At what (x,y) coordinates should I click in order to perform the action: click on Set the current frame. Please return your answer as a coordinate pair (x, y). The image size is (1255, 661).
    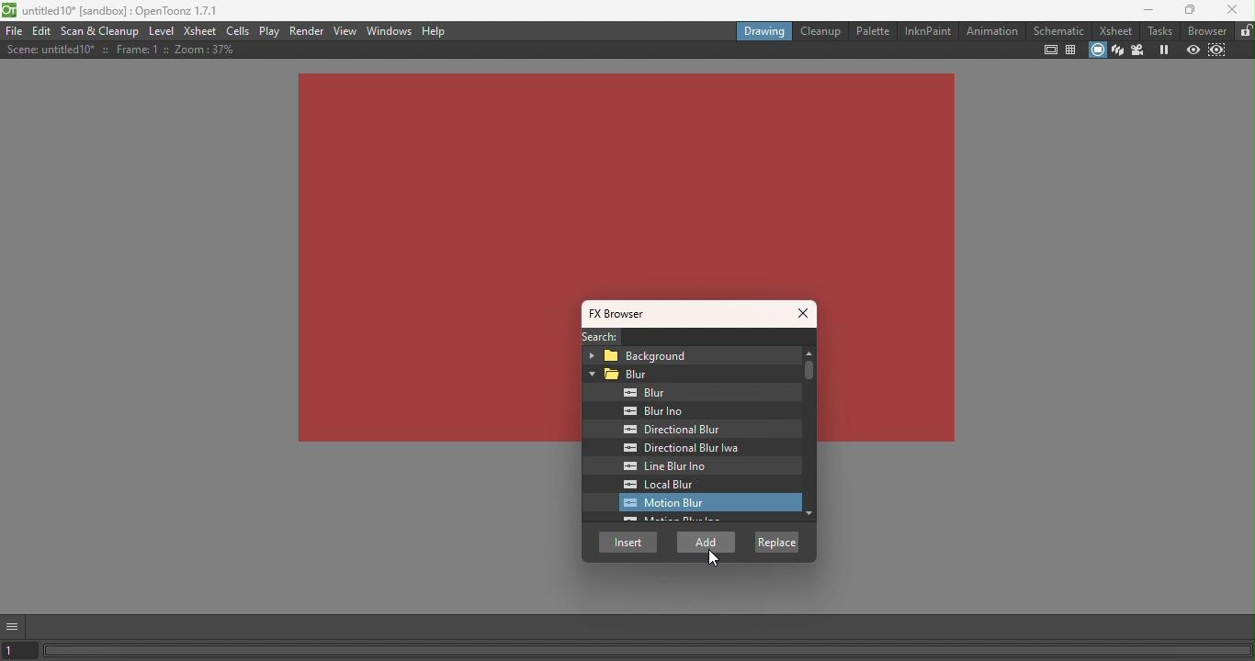
    Looking at the image, I should click on (19, 652).